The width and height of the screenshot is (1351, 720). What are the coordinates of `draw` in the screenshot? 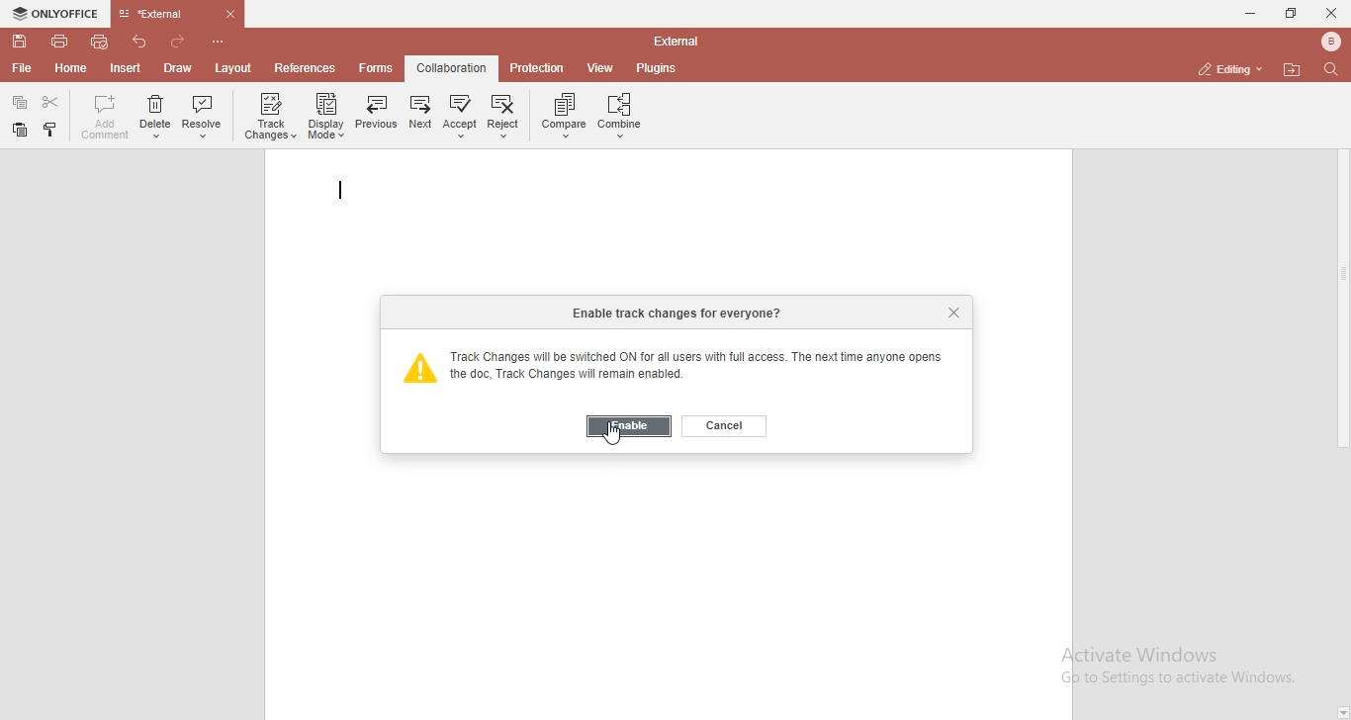 It's located at (179, 67).